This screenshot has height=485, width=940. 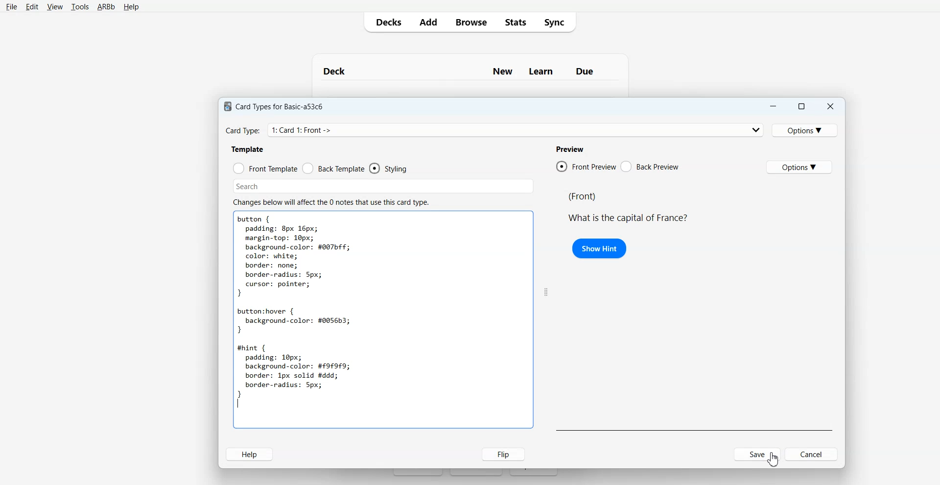 I want to click on Search Bar, so click(x=383, y=186).